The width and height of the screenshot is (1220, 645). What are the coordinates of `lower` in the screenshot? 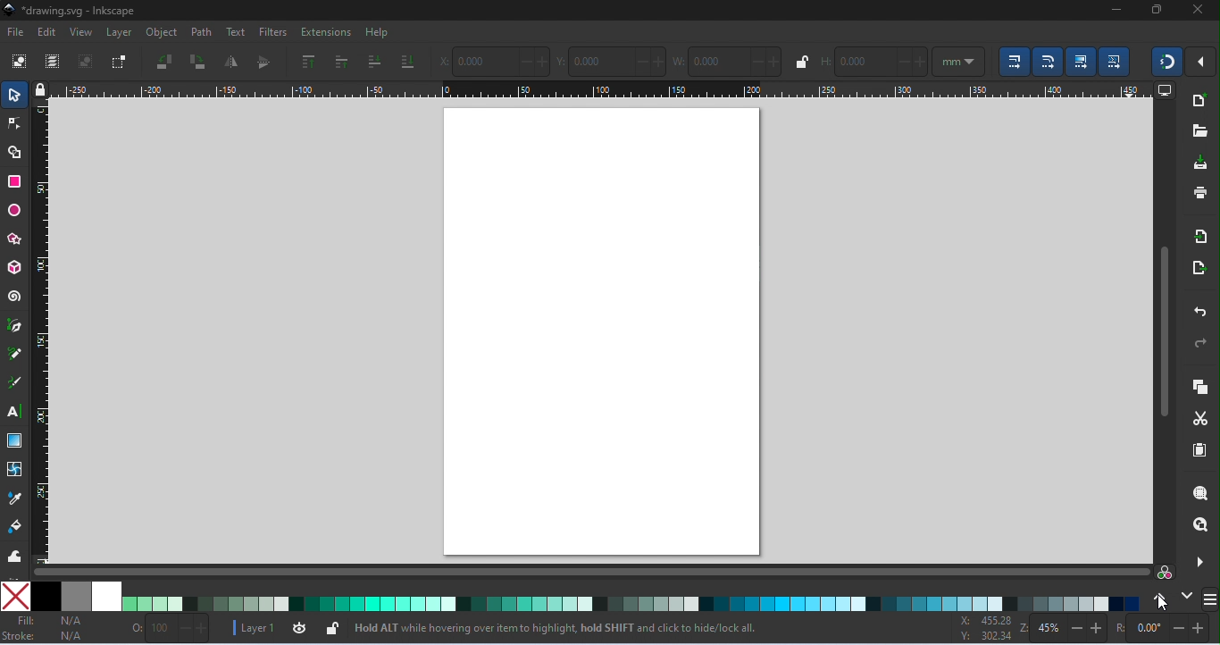 It's located at (374, 62).